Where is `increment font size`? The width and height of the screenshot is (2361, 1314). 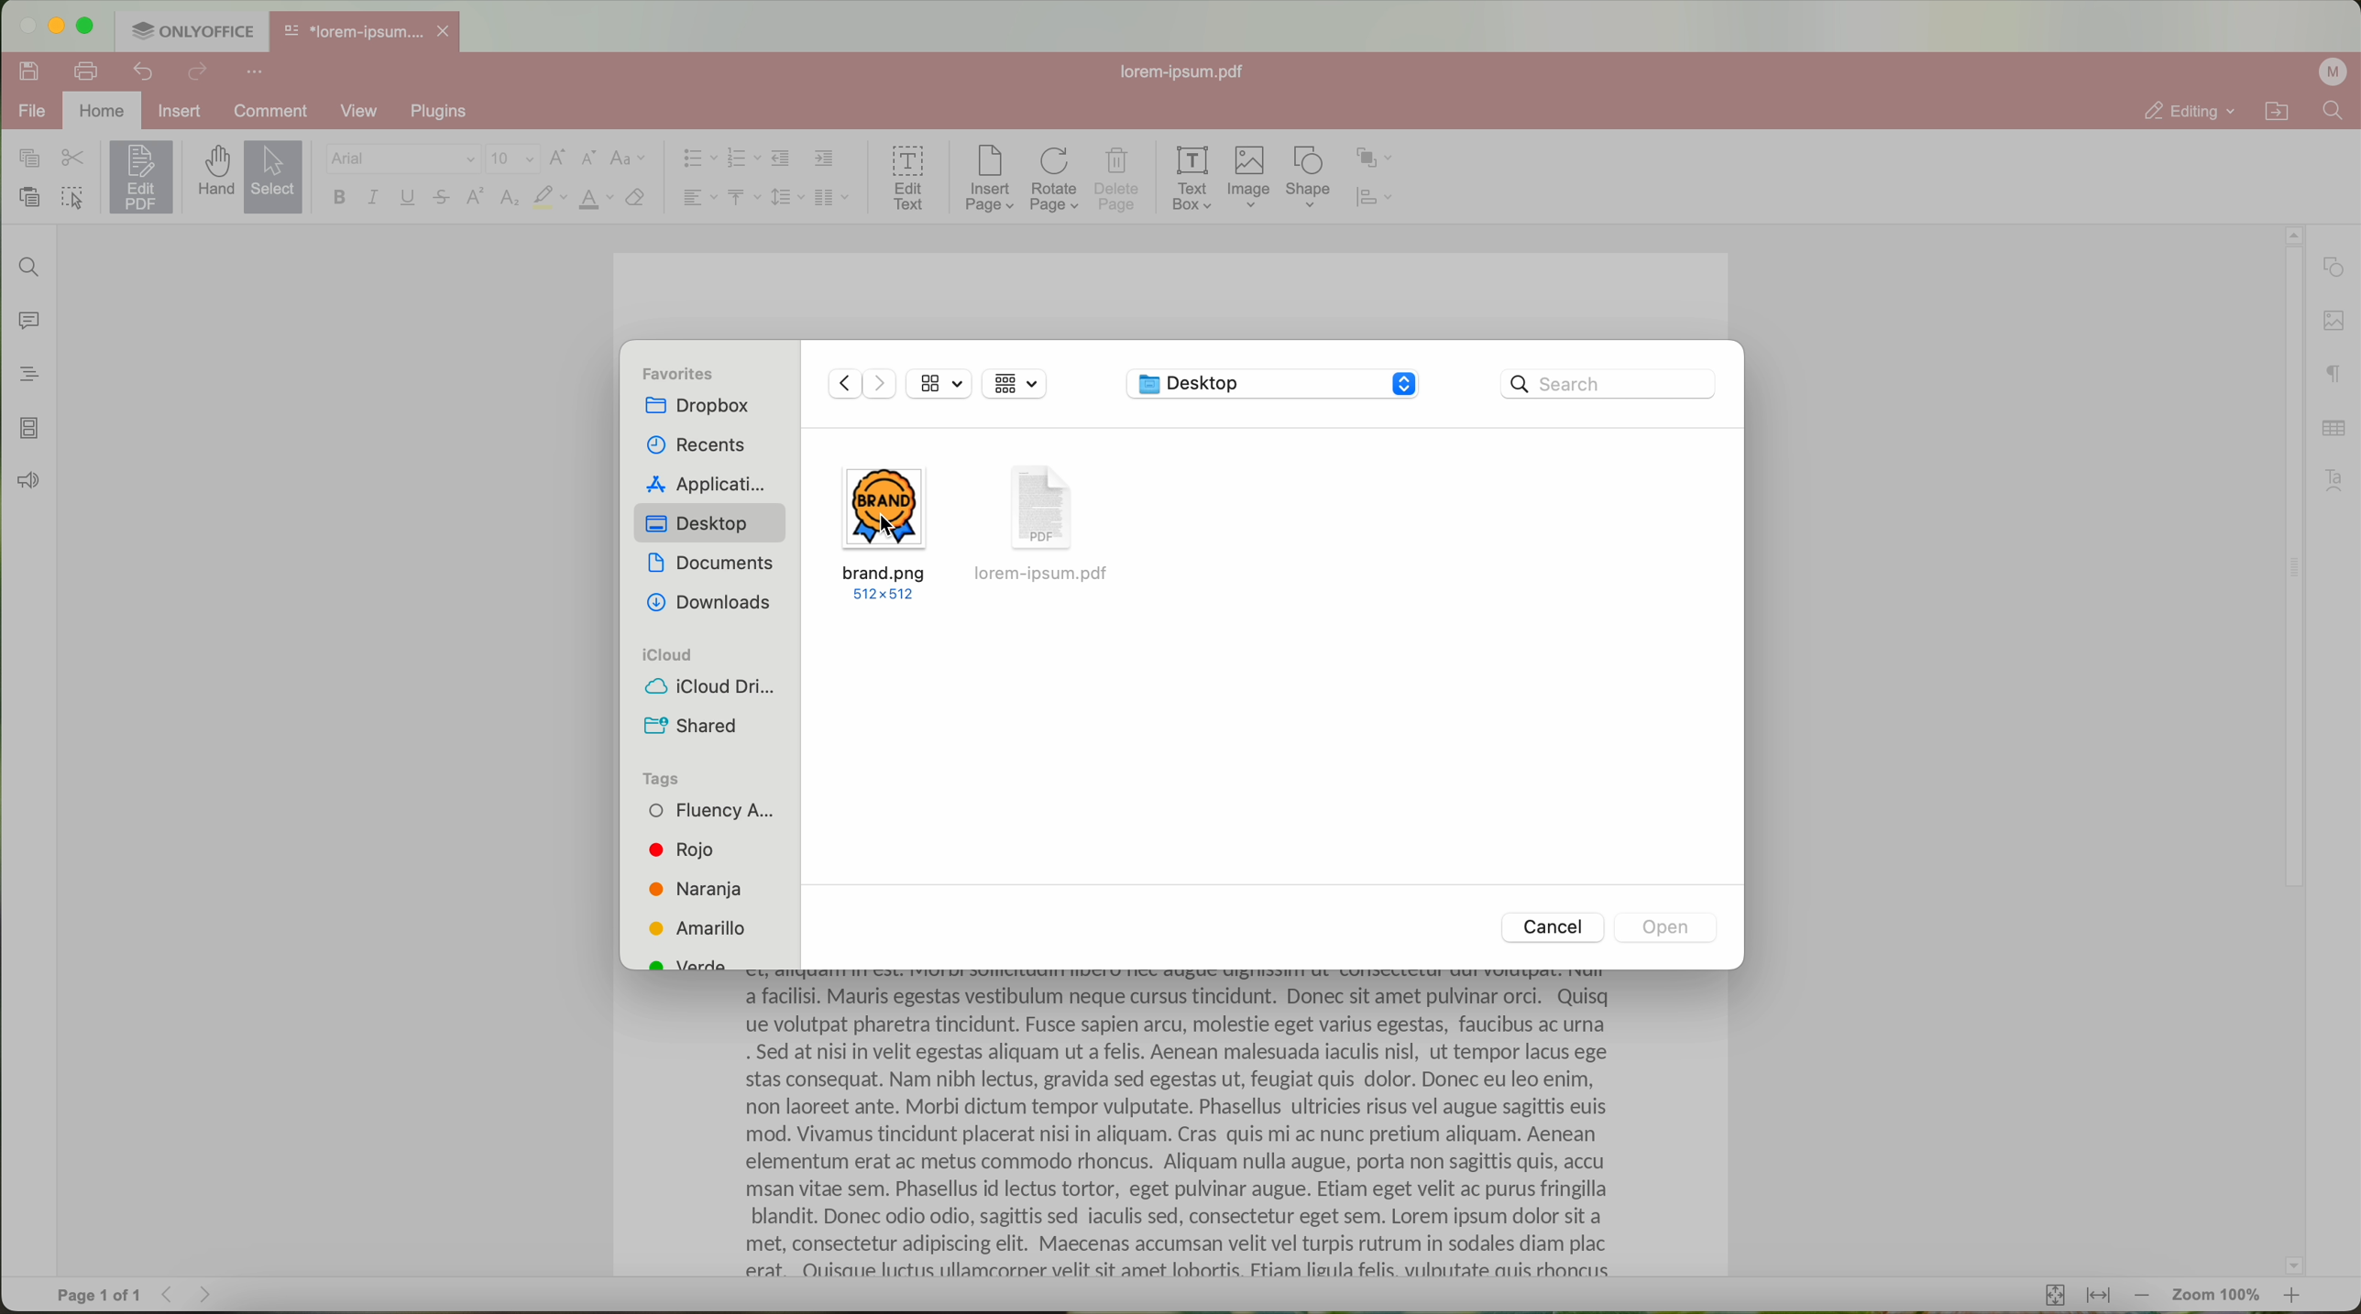
increment font size is located at coordinates (557, 158).